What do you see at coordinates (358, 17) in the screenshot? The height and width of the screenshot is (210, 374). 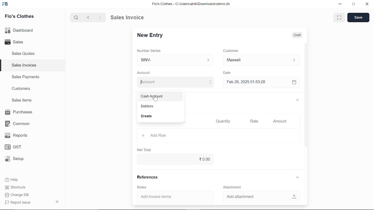 I see `save` at bounding box center [358, 17].